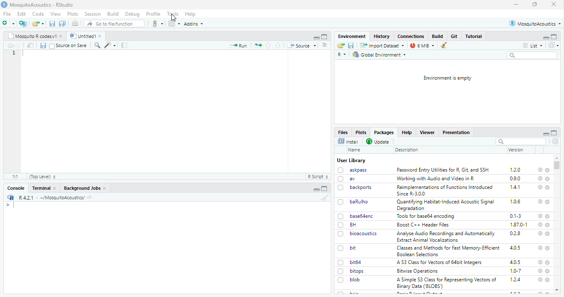 This screenshot has height=297, width=564. What do you see at coordinates (418, 271) in the screenshot?
I see `Bitwise Operations` at bounding box center [418, 271].